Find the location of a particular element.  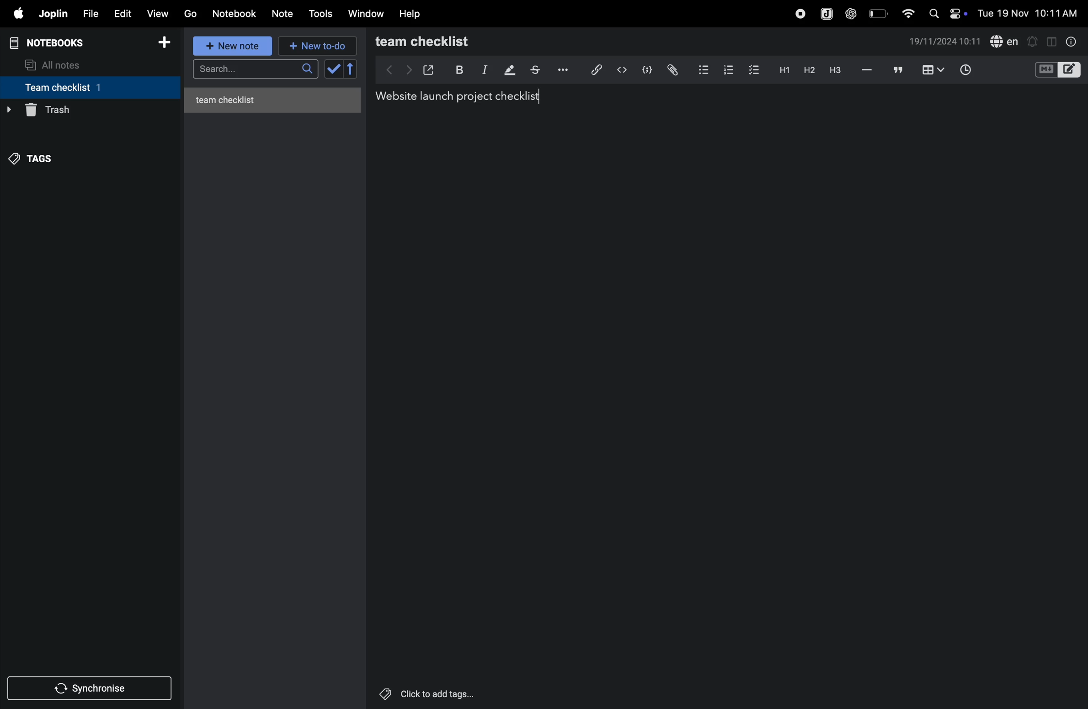

joplin is located at coordinates (54, 14).